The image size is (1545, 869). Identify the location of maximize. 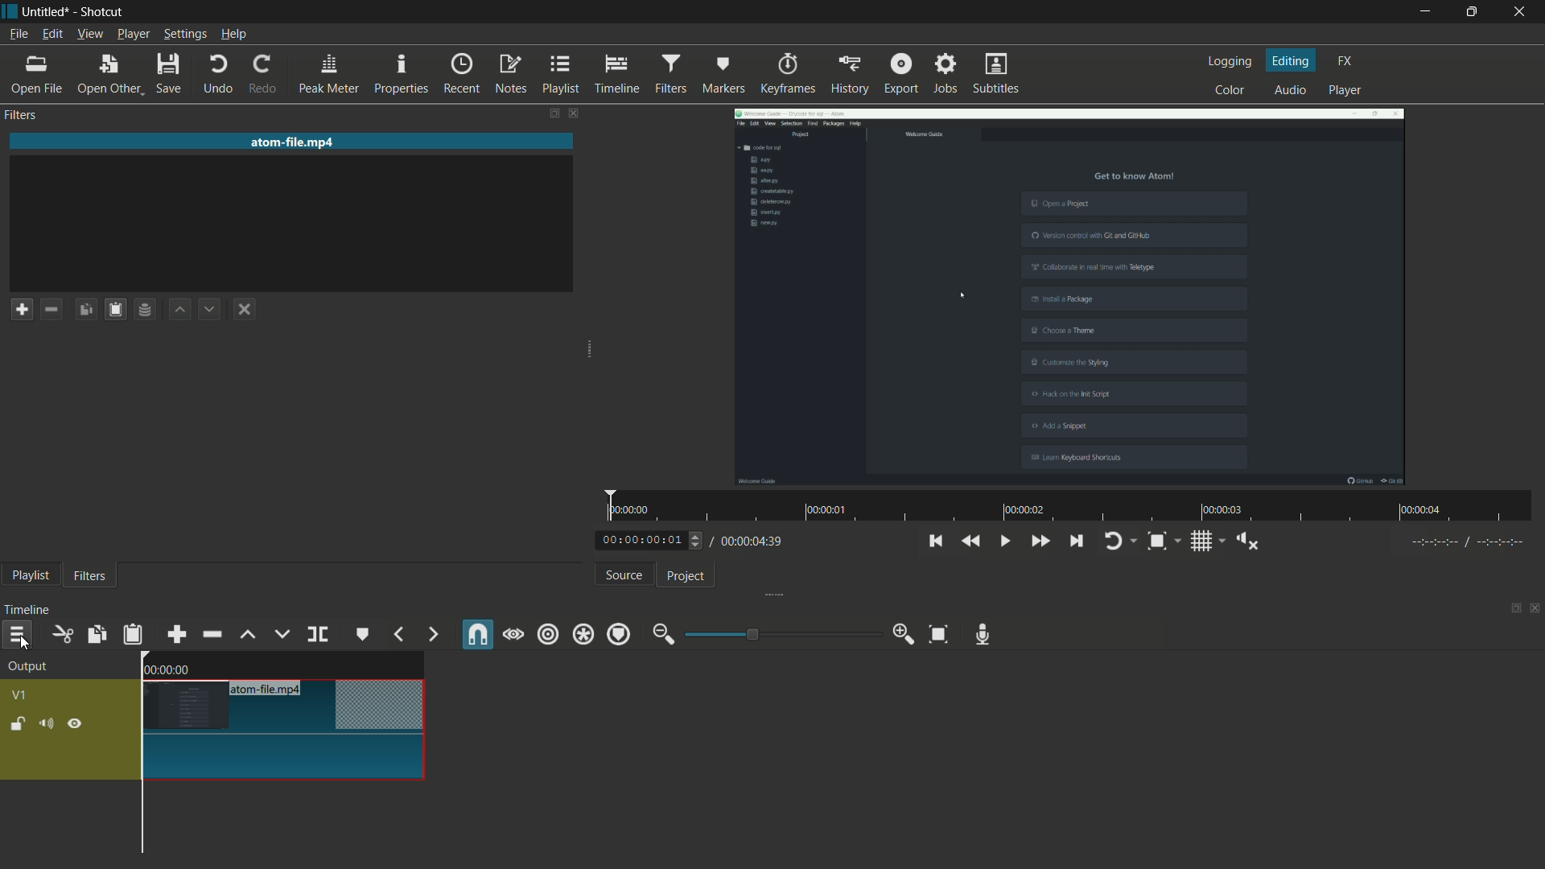
(1469, 12).